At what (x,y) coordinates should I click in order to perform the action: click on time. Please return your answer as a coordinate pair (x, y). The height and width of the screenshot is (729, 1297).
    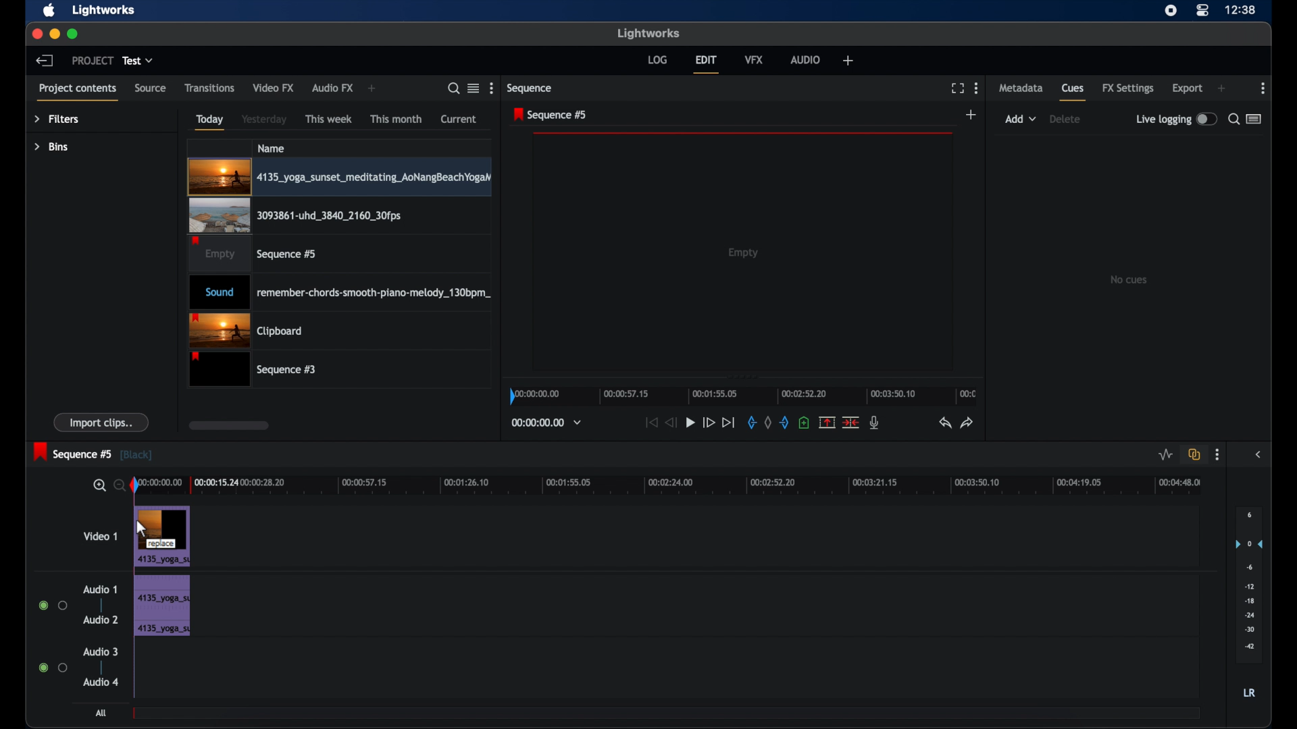
    Looking at the image, I should click on (1242, 10).